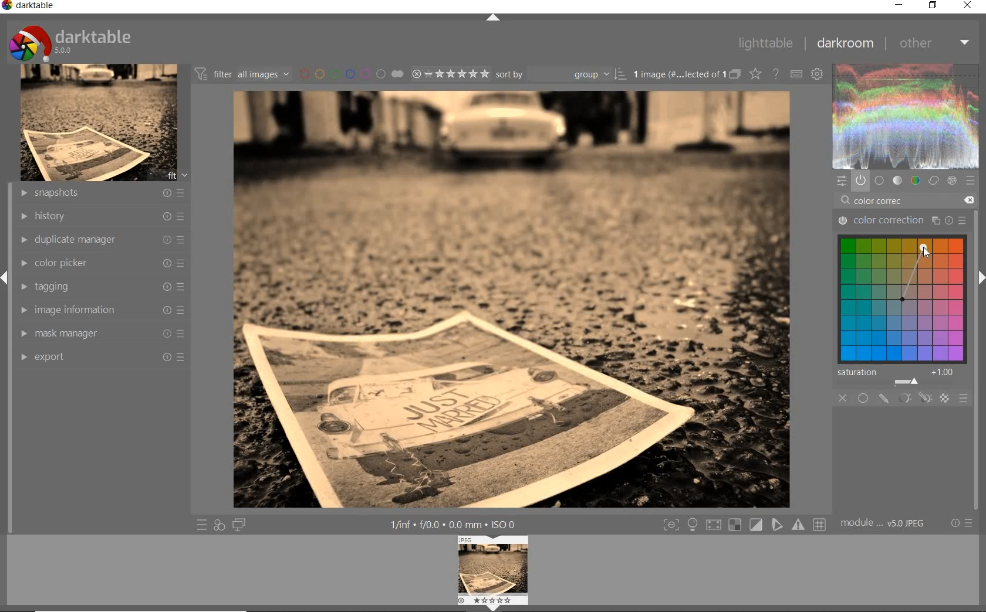 The height and width of the screenshot is (612, 986). Describe the element at coordinates (100, 288) in the screenshot. I see `tagging` at that location.